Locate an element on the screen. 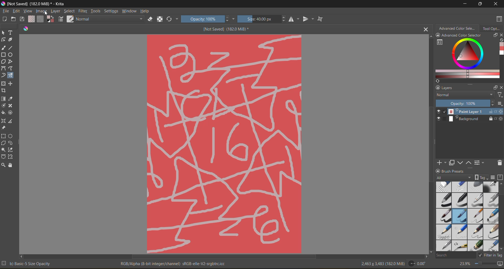 Image resolution: width=504 pixels, height=269 pixels. app name and file name is located at coordinates (35, 4).